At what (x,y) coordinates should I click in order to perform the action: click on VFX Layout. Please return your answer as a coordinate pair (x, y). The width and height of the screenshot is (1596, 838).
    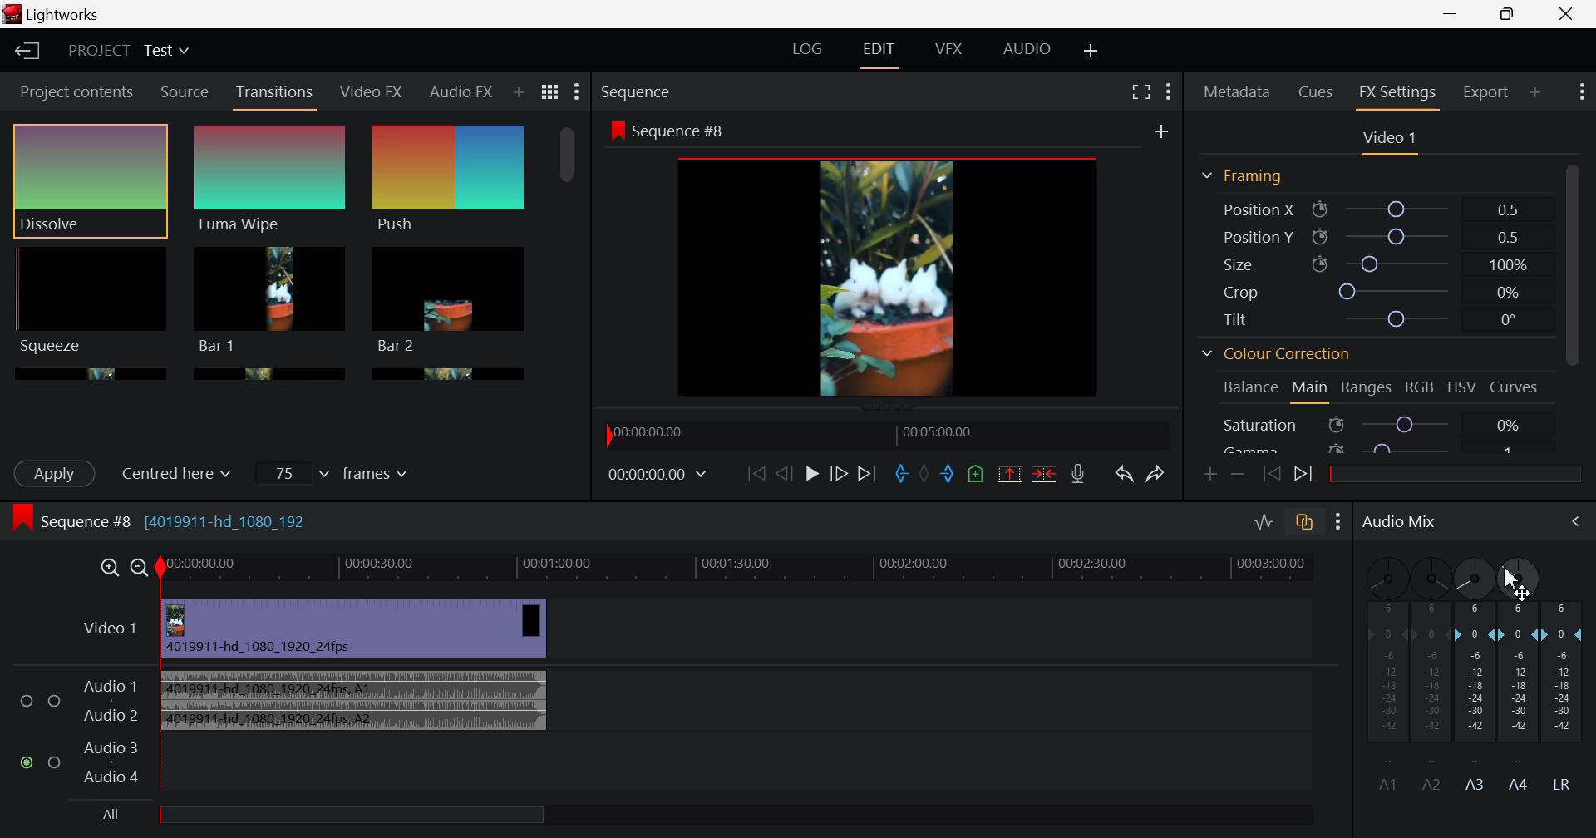
    Looking at the image, I should click on (949, 52).